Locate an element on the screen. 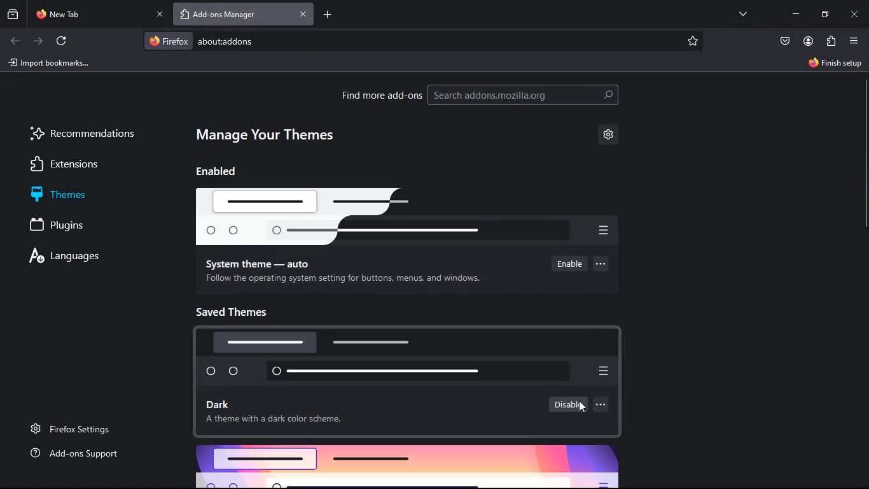 This screenshot has height=489, width=869. history is located at coordinates (13, 16).